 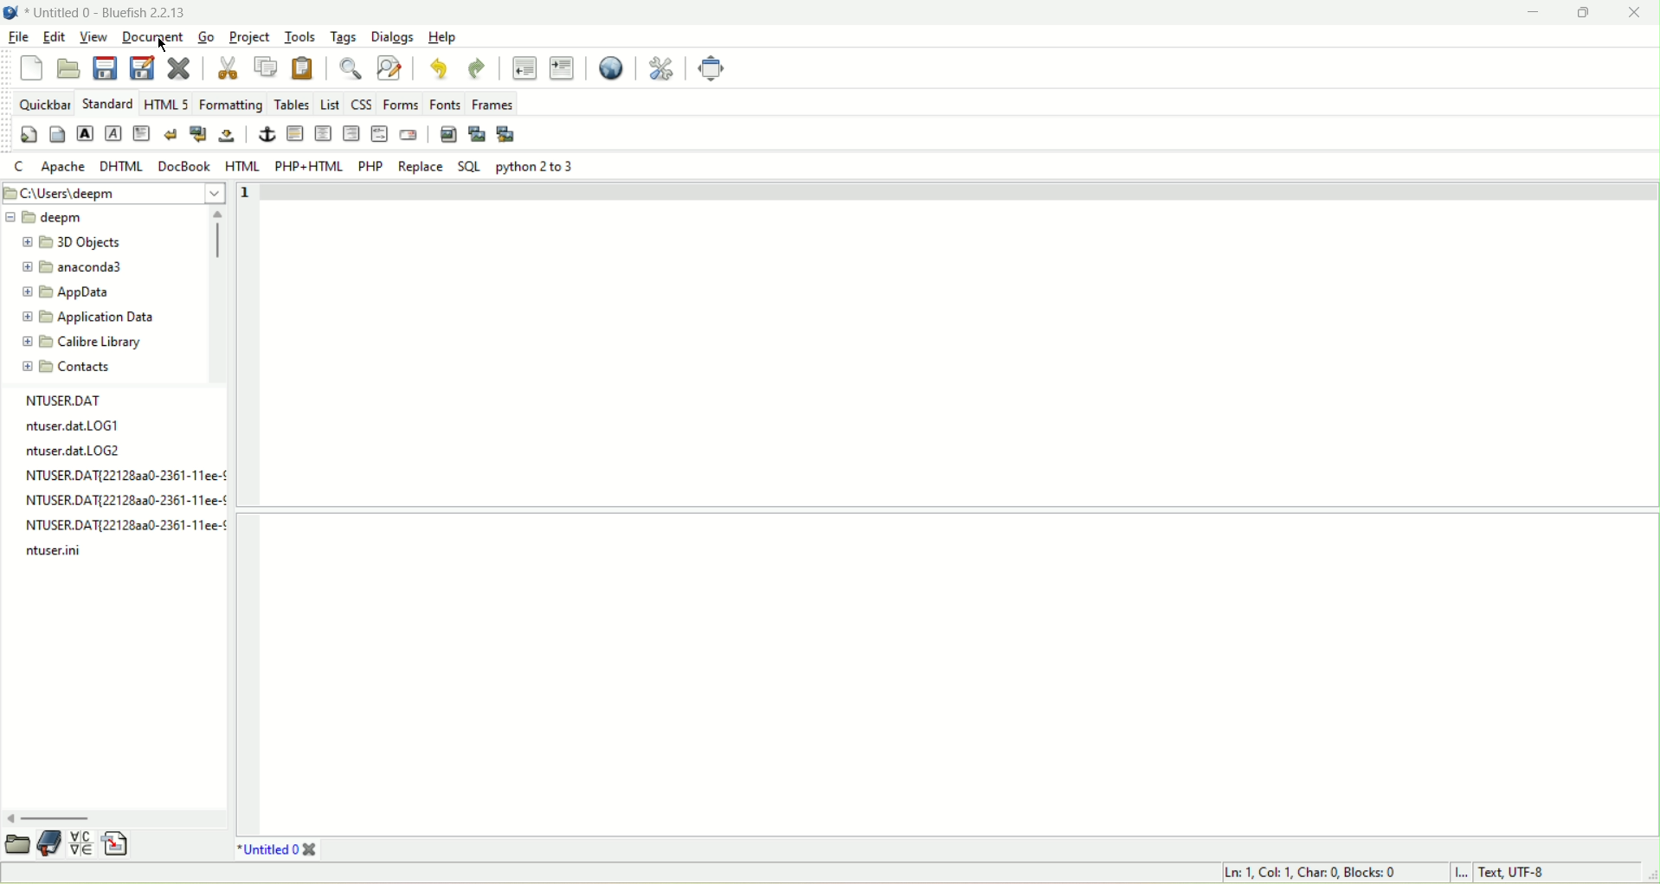 I want to click on find and replace, so click(x=390, y=67).